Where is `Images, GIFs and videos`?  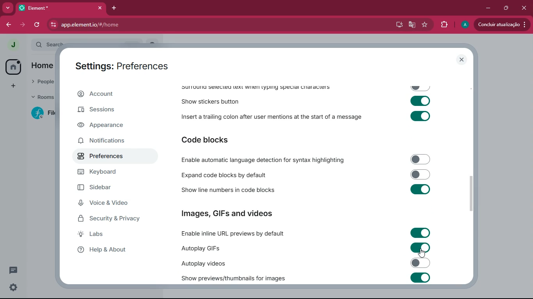
Images, GIFs and videos is located at coordinates (231, 214).